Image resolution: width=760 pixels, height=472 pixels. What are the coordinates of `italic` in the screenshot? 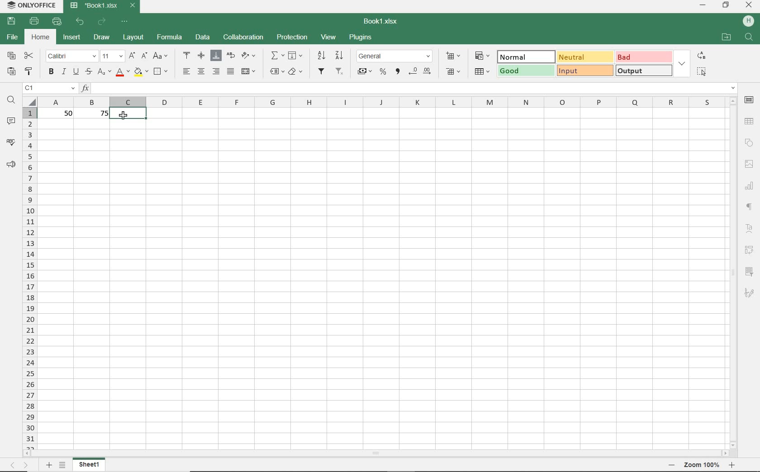 It's located at (63, 72).